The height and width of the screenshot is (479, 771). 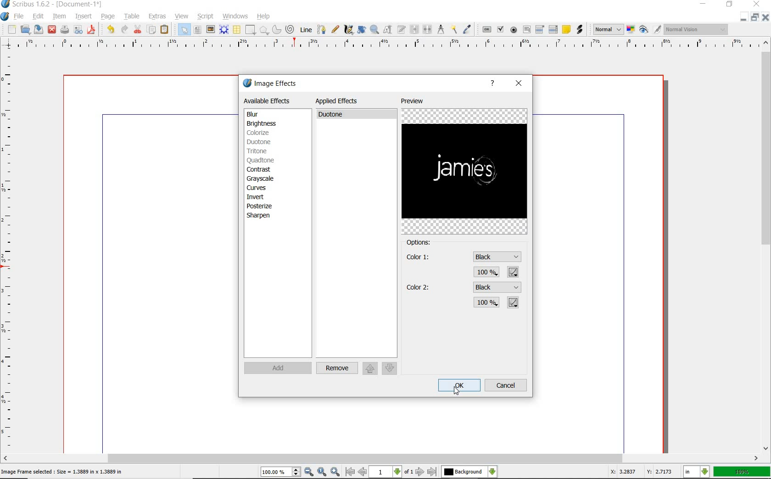 What do you see at coordinates (137, 30) in the screenshot?
I see `CUT` at bounding box center [137, 30].